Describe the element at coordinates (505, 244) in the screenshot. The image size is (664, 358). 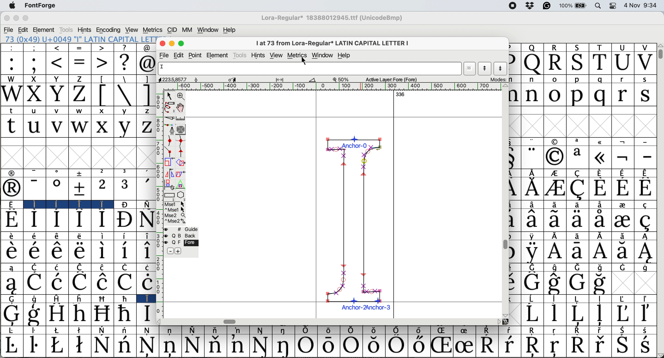
I see `vertical scroll bar` at that location.